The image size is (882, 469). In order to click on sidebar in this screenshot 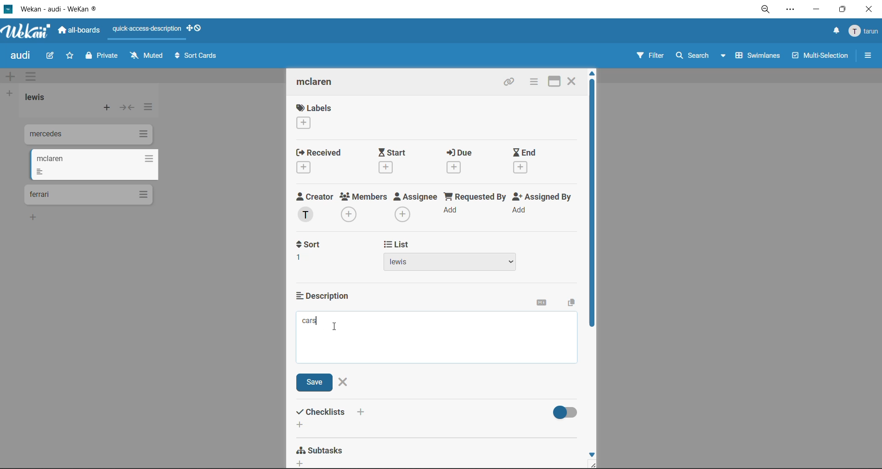, I will do `click(868, 56)`.